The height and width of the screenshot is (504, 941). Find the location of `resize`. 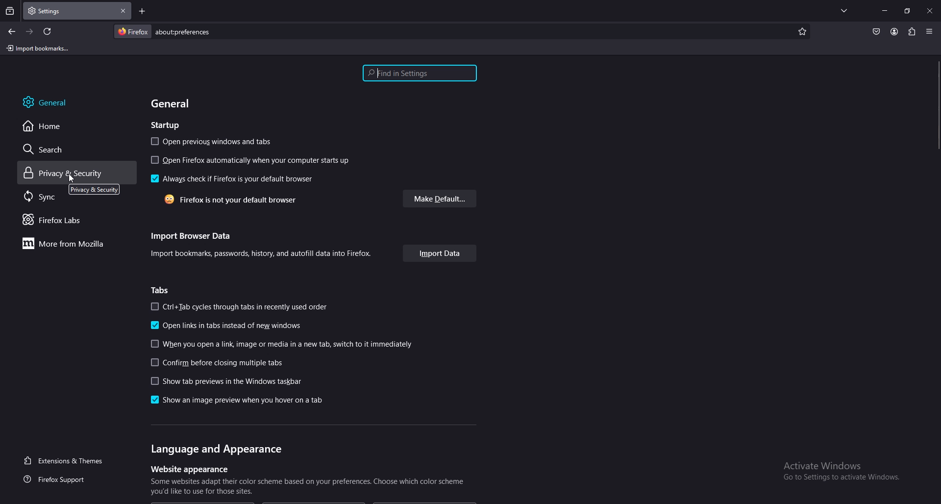

resize is located at coordinates (907, 10).